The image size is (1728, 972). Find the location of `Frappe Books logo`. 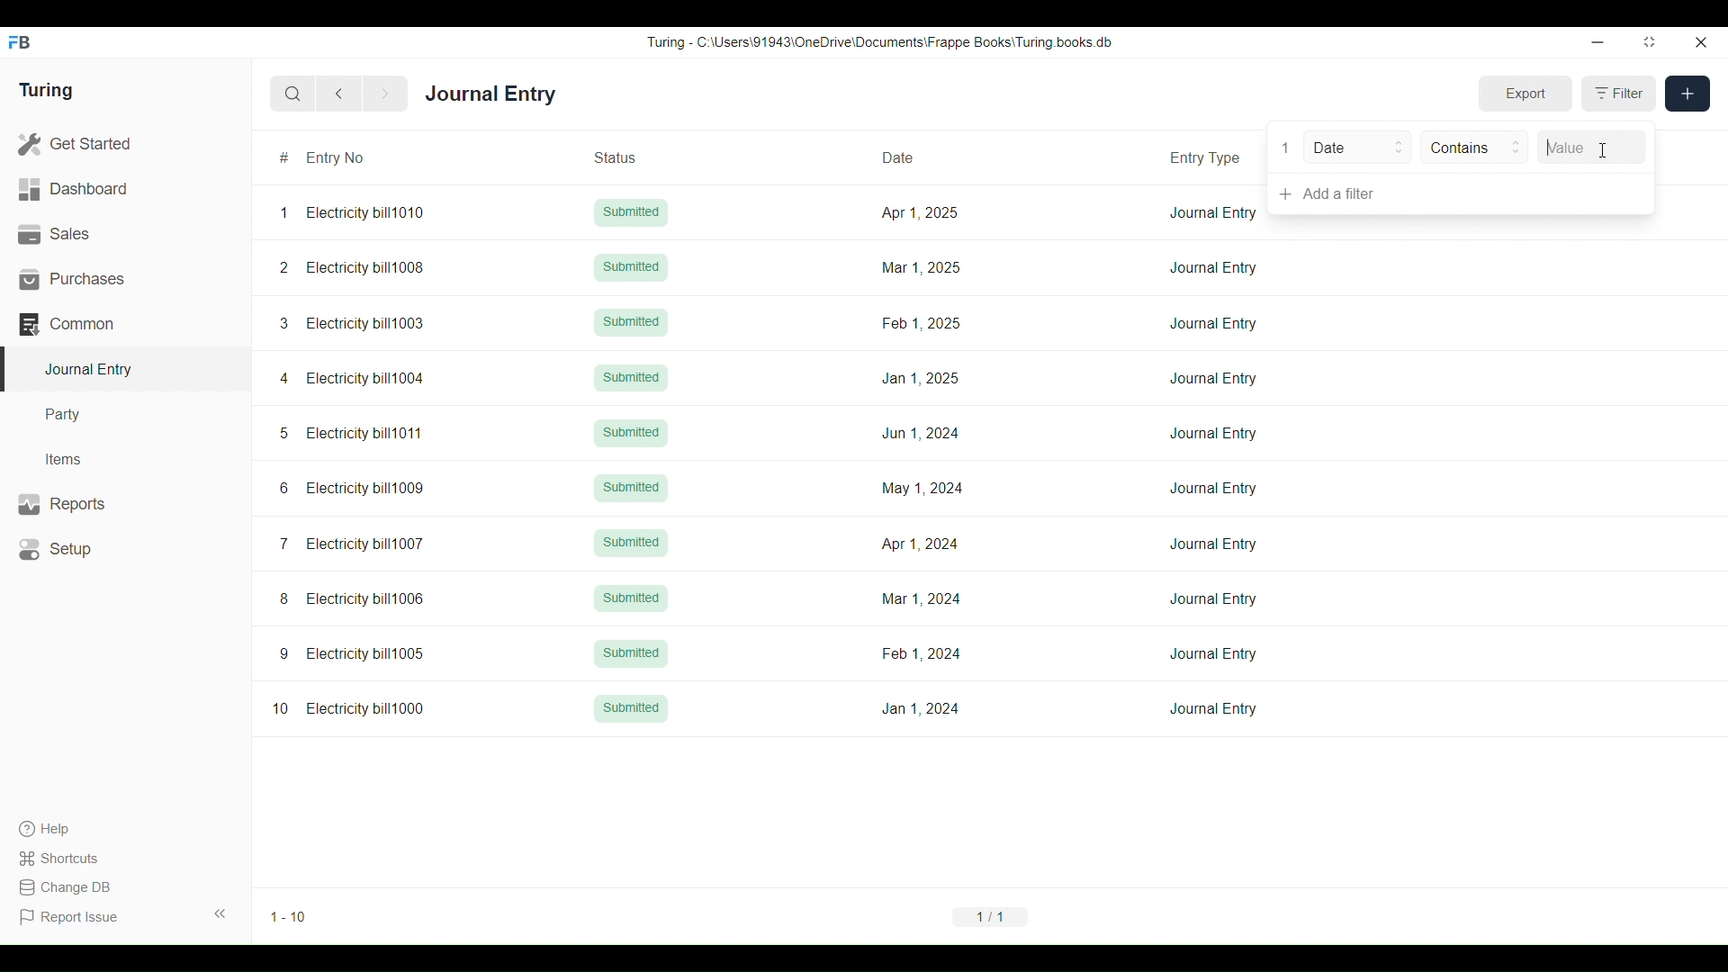

Frappe Books logo is located at coordinates (18, 42).